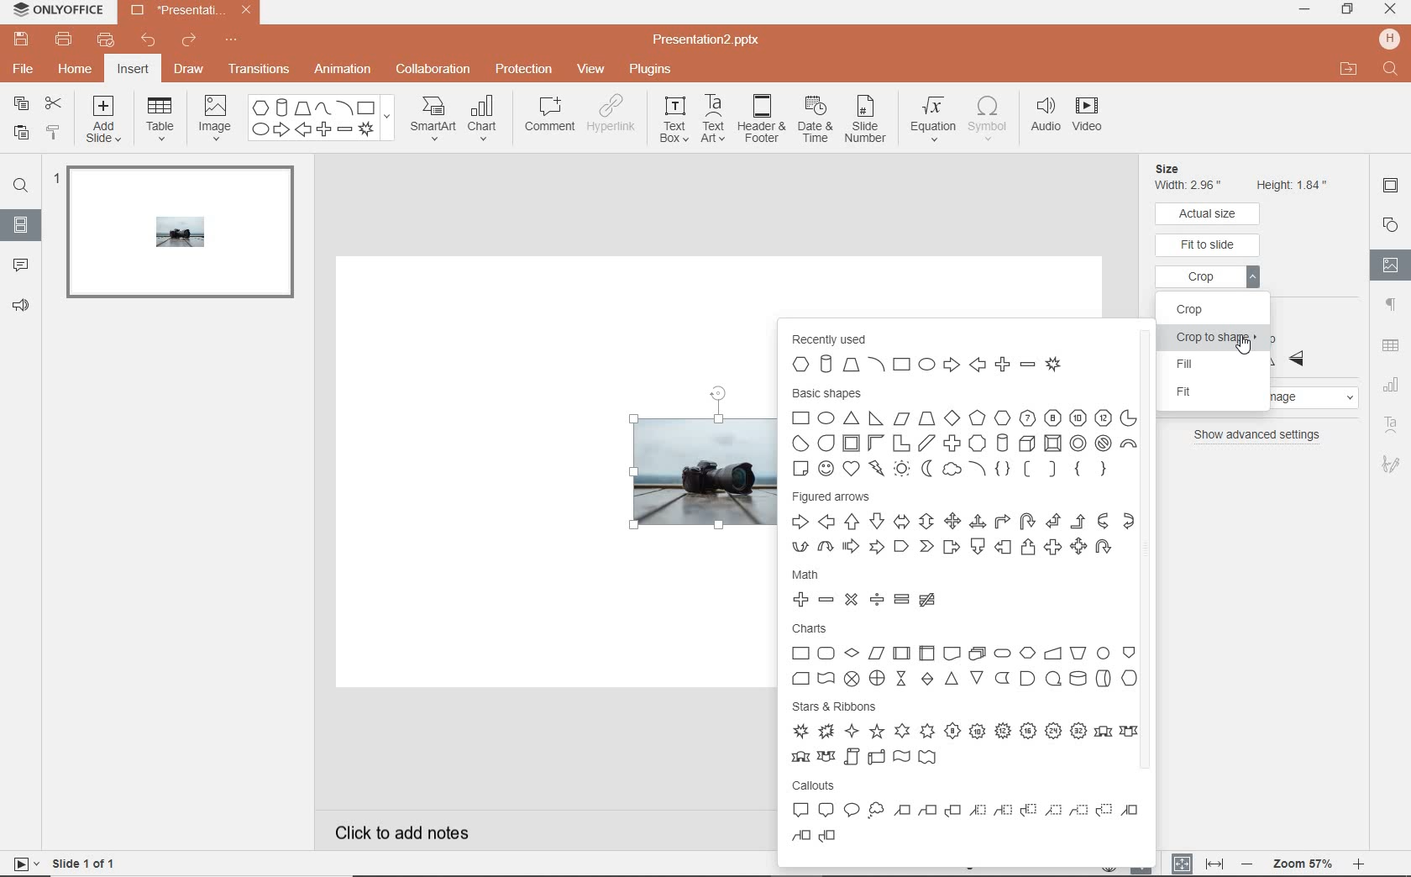 Image resolution: width=1411 pixels, height=877 pixels. I want to click on fit to page orwidth, so click(1196, 863).